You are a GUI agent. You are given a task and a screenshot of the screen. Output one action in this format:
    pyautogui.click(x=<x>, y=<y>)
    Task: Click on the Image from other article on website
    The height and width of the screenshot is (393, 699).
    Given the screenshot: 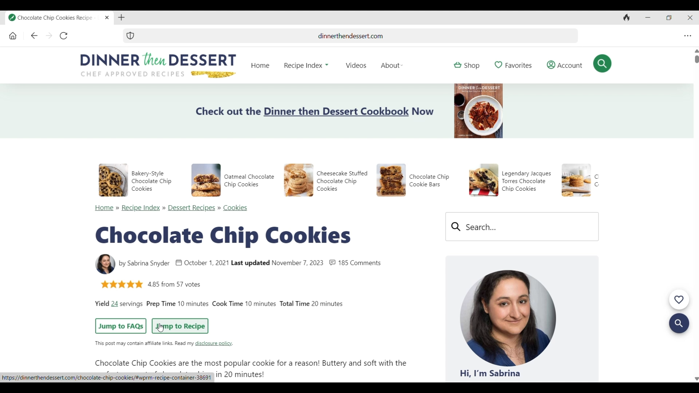 What is the action you would take?
    pyautogui.click(x=299, y=180)
    